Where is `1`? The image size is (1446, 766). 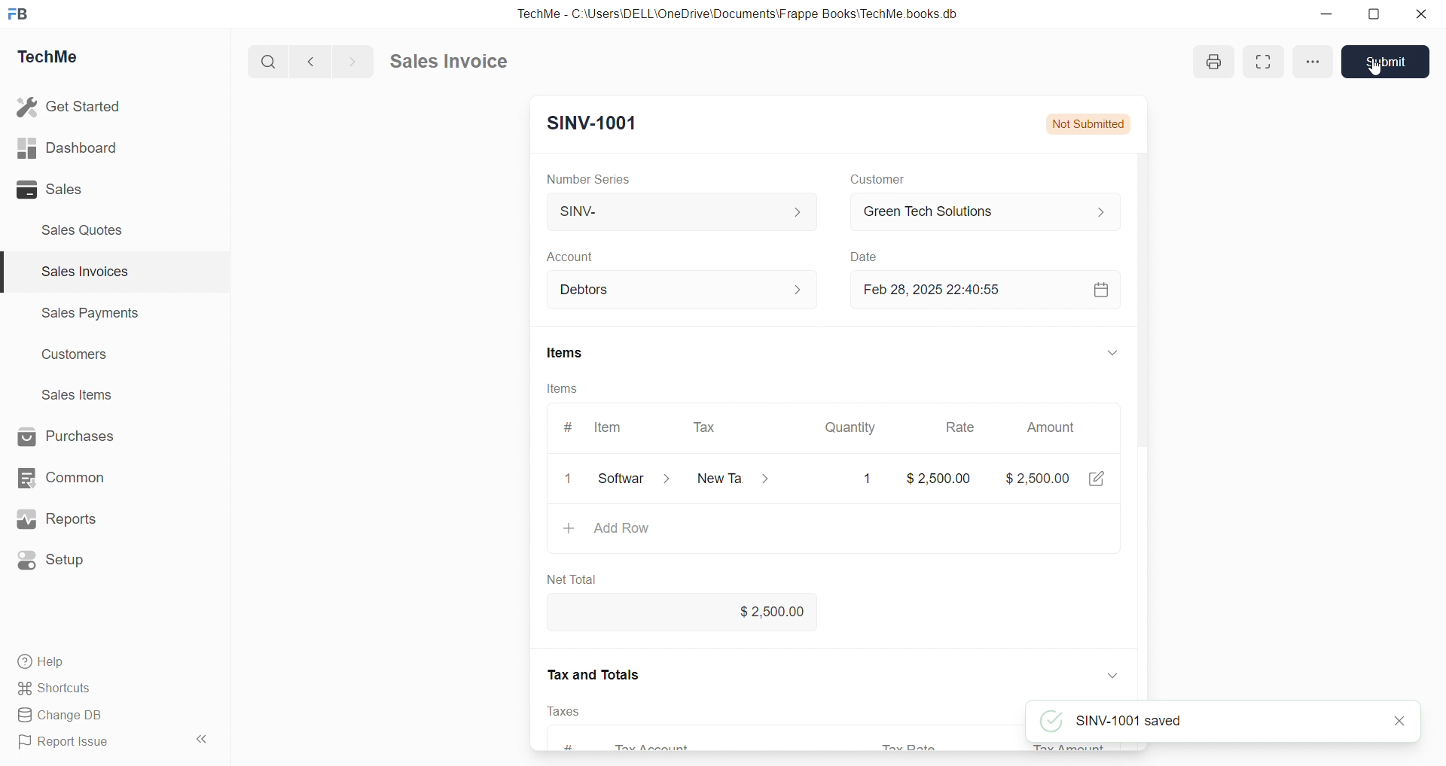
1 is located at coordinates (868, 479).